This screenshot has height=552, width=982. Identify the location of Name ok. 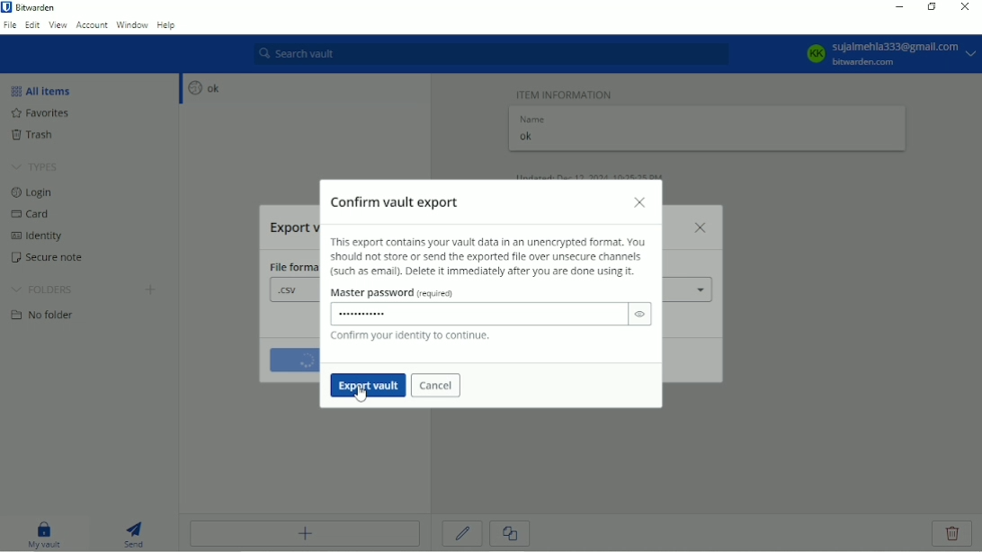
(533, 130).